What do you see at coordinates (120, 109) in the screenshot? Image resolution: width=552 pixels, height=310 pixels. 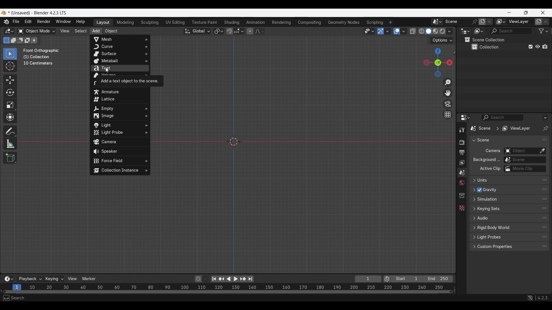 I see `Empty options` at bounding box center [120, 109].